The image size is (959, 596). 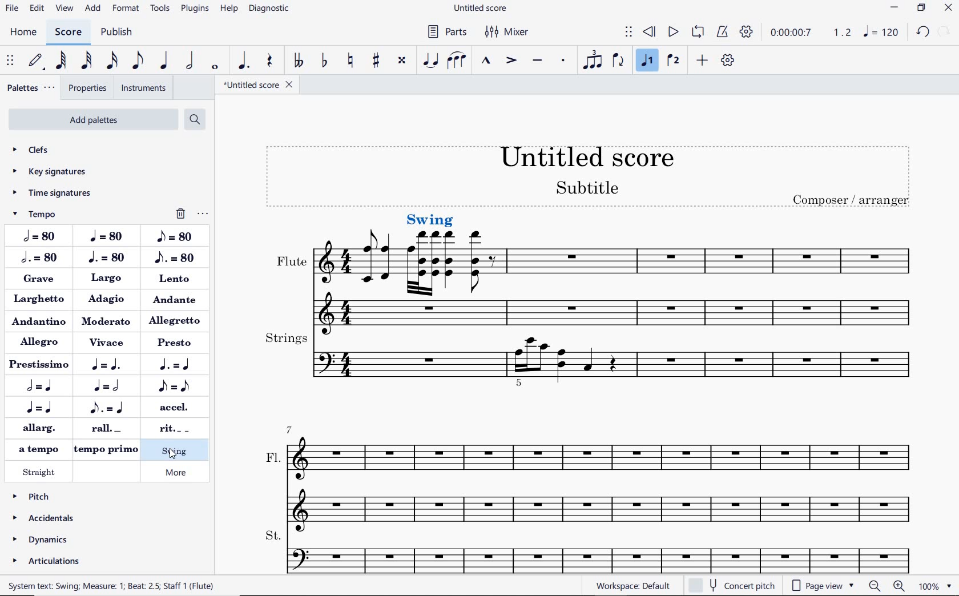 I want to click on METRIC MODULATION: QUARTER NOTE, so click(x=42, y=408).